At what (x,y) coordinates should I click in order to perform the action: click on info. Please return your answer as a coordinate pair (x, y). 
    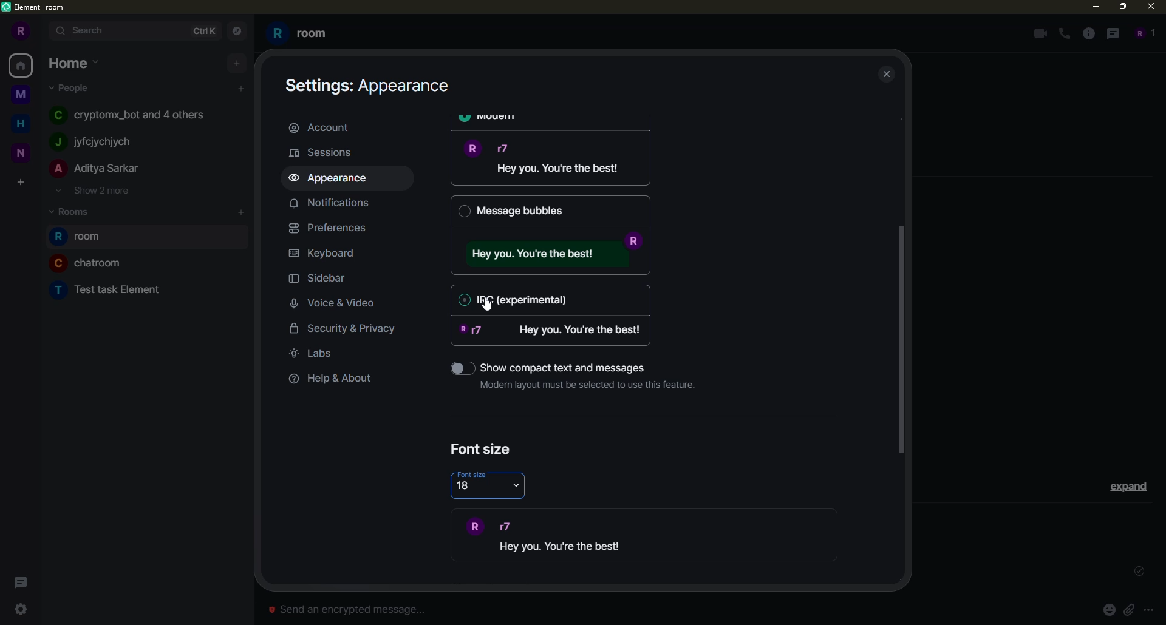
    Looking at the image, I should click on (1089, 33).